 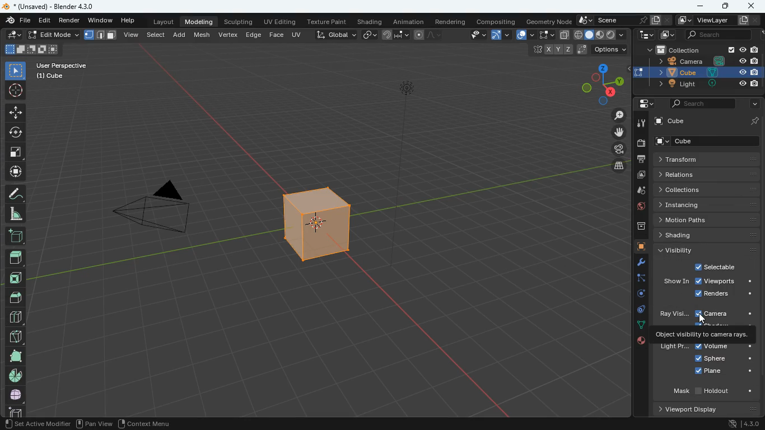 I want to click on shading, so click(x=370, y=22).